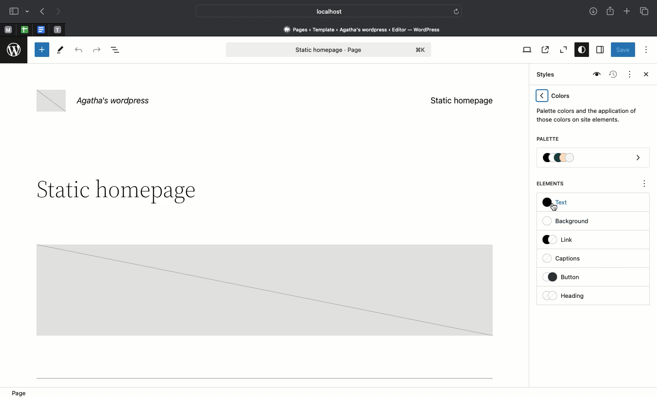 The image size is (657, 398). I want to click on Settings, so click(599, 50).